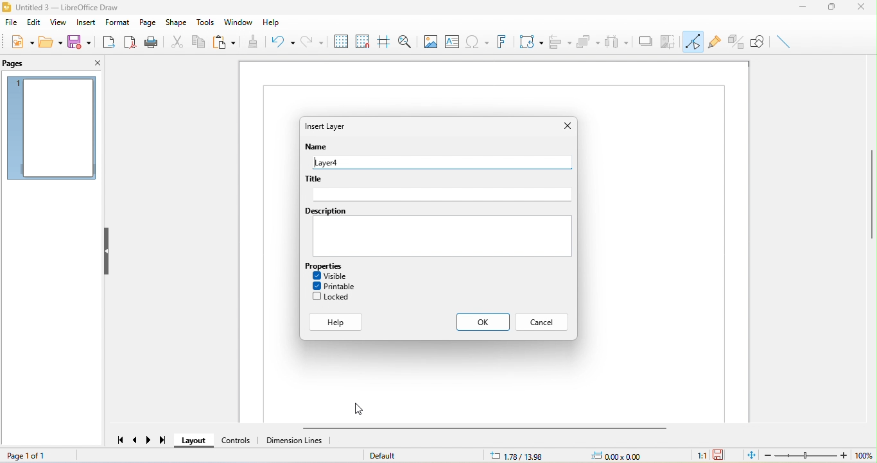 The width and height of the screenshot is (877, 463). Describe the element at coordinates (476, 42) in the screenshot. I see `special character` at that location.